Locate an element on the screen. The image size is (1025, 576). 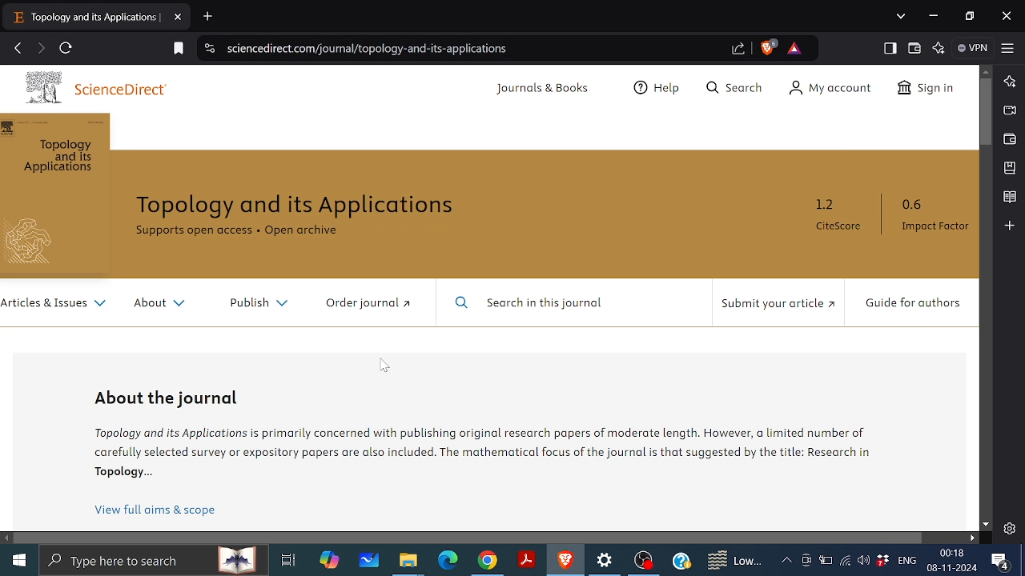
topology and its applications is located at coordinates (86, 21).